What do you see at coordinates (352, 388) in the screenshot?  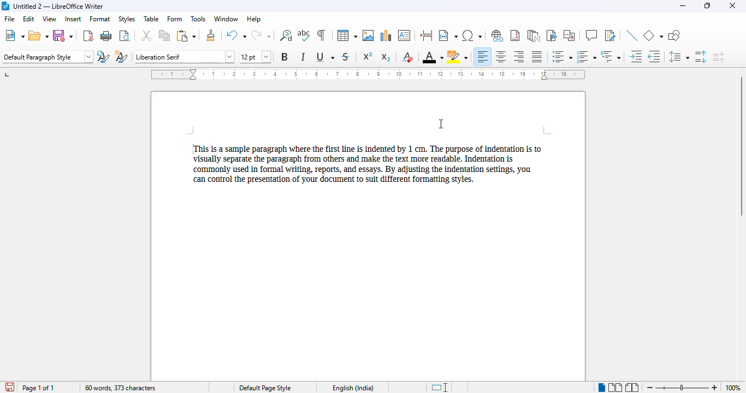 I see `text language` at bounding box center [352, 388].